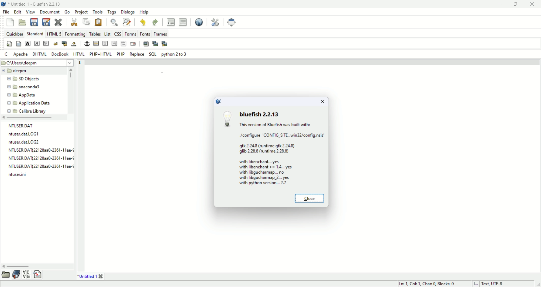 The height and width of the screenshot is (287, 541). Describe the element at coordinates (85, 276) in the screenshot. I see `document tab` at that location.